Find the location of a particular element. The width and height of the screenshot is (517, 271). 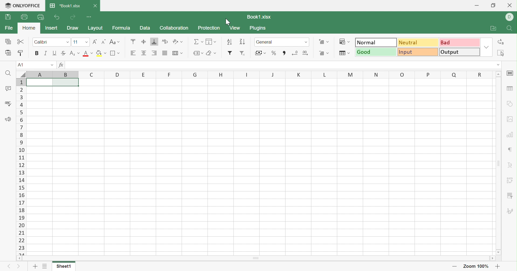

DELL is located at coordinates (510, 16).